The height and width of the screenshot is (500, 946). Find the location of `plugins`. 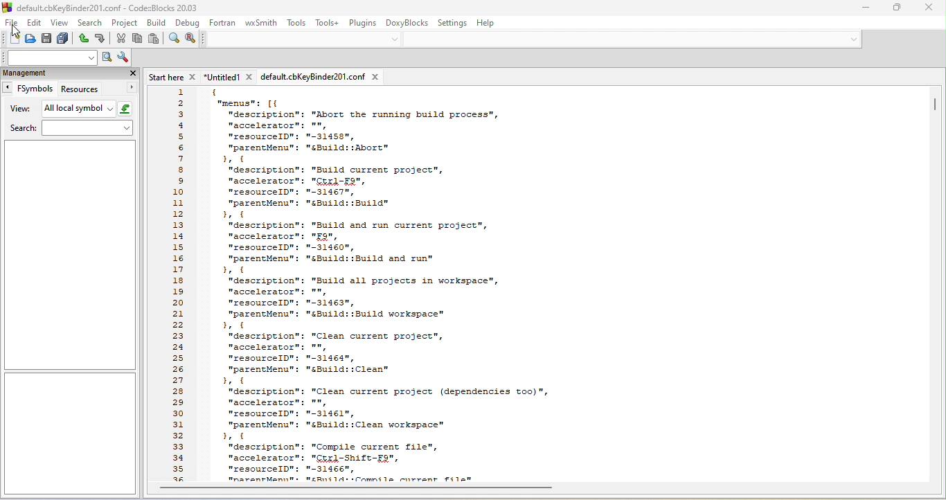

plugins is located at coordinates (364, 24).